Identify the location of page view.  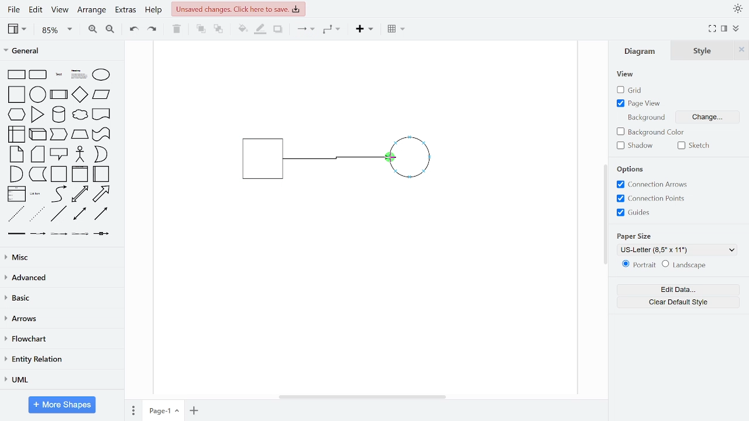
(640, 103).